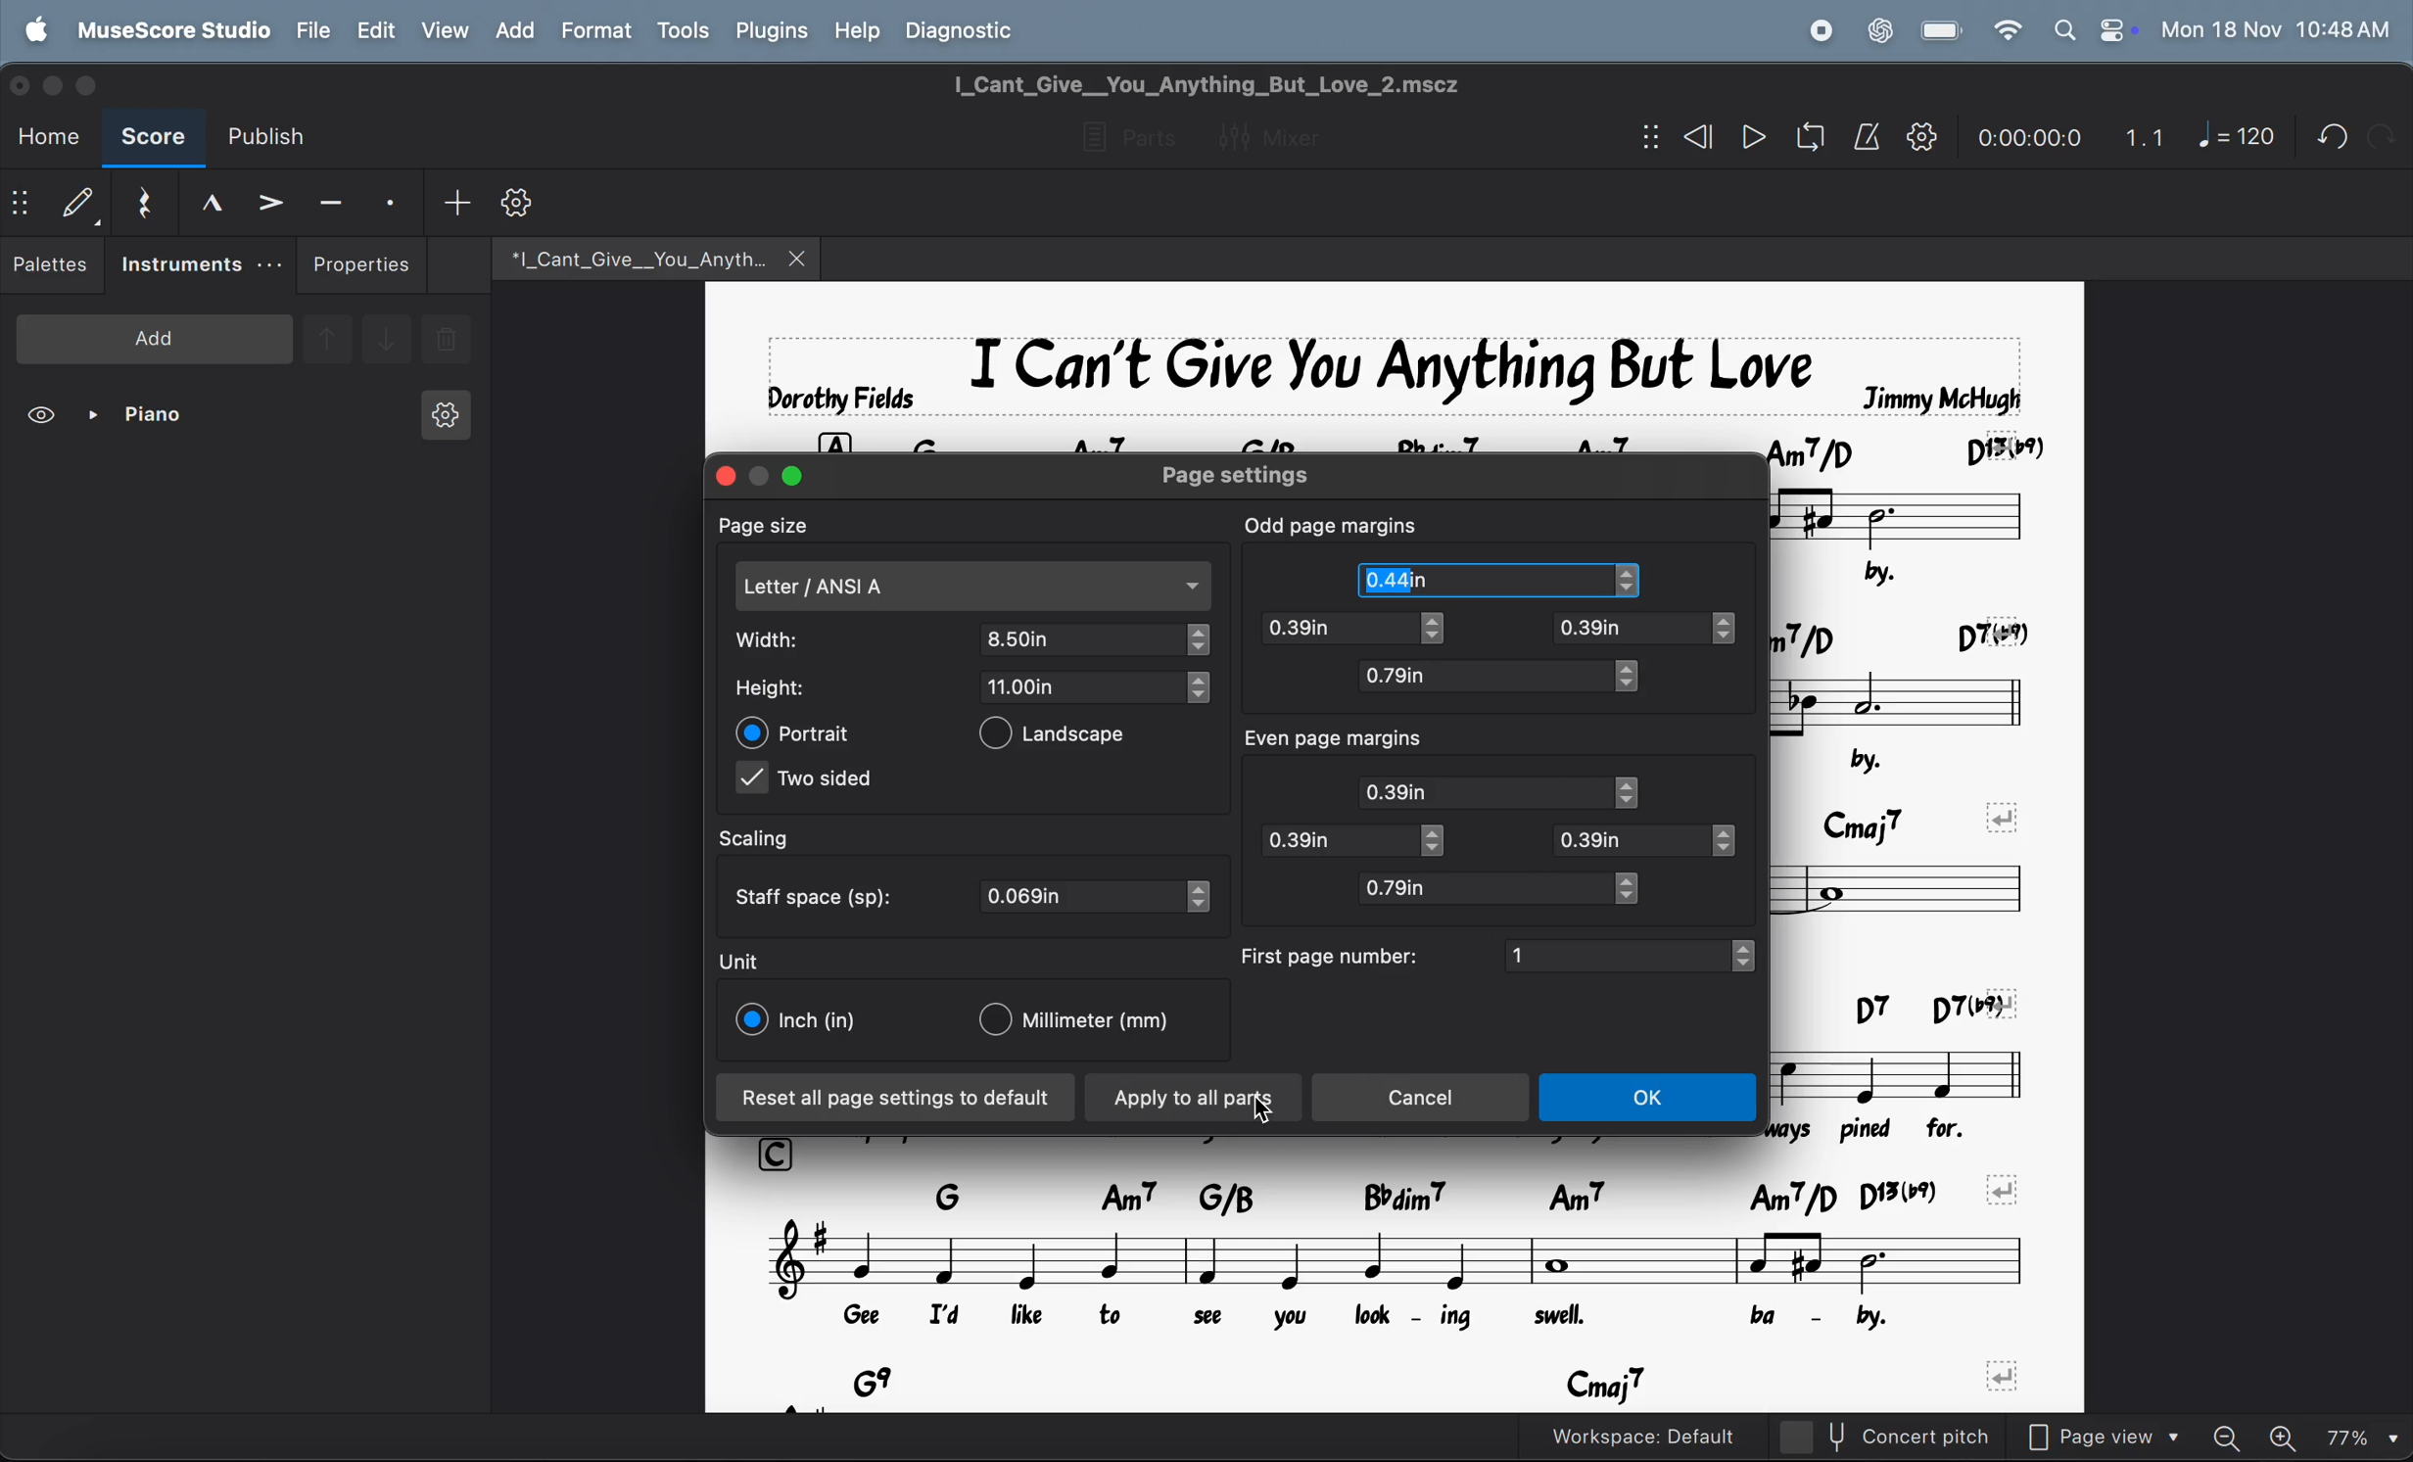  Describe the element at coordinates (1753, 139) in the screenshot. I see `play` at that location.